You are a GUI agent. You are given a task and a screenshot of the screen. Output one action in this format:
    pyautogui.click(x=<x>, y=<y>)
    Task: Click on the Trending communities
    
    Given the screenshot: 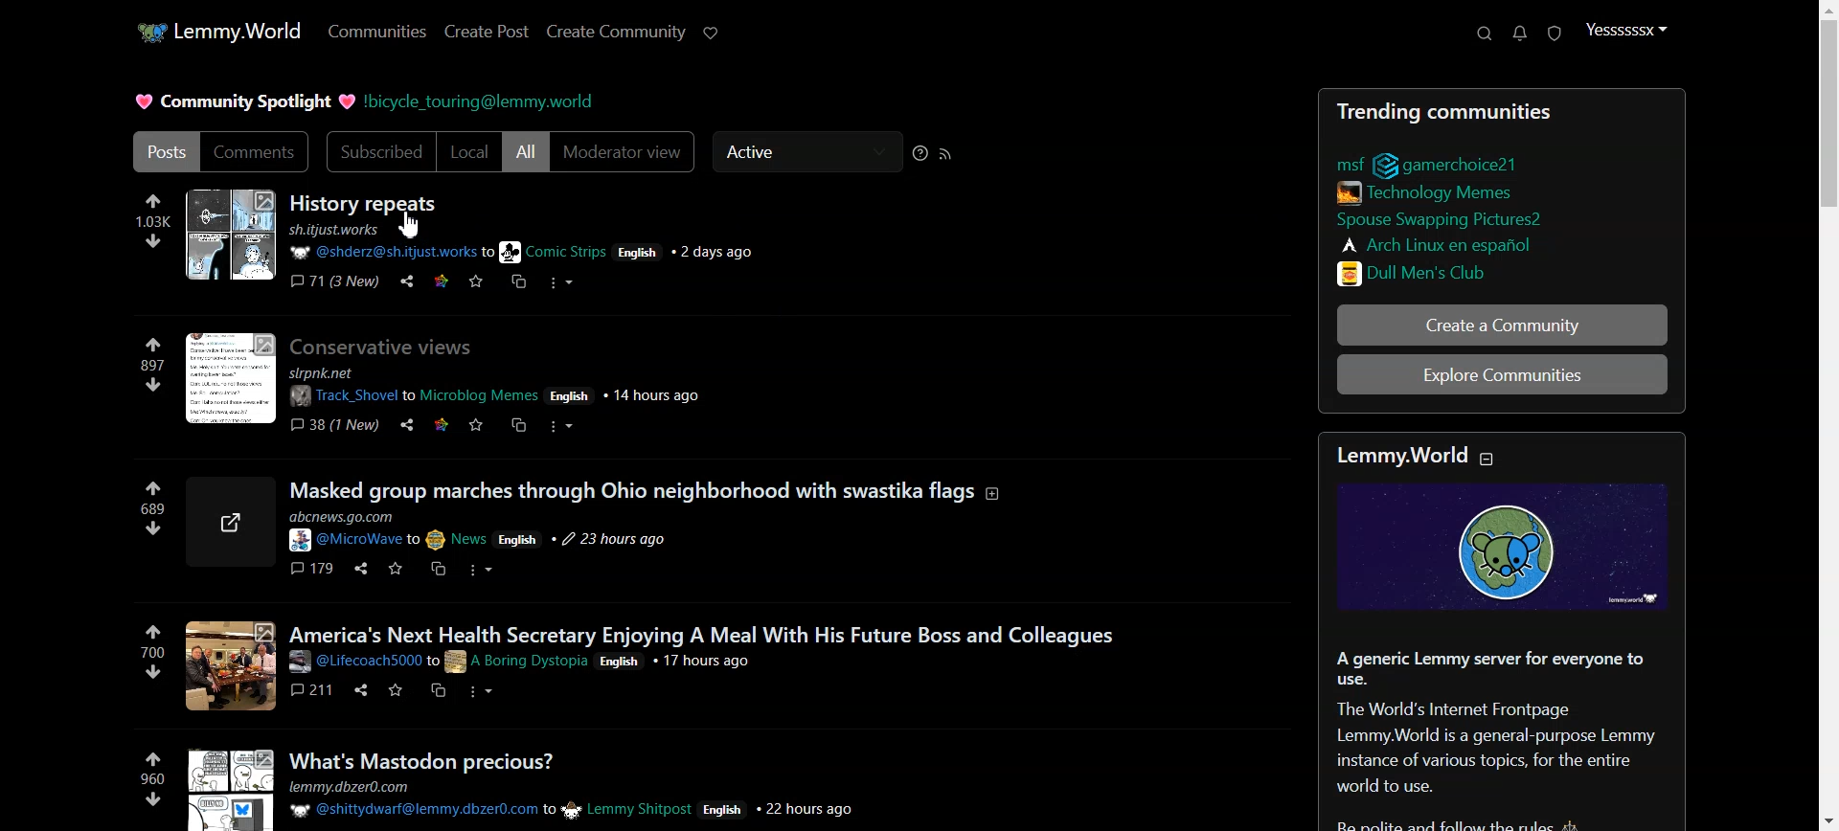 What is the action you would take?
    pyautogui.click(x=1442, y=113)
    